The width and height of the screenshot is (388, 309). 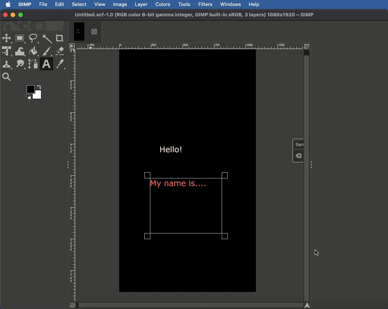 What do you see at coordinates (254, 5) in the screenshot?
I see `Help` at bounding box center [254, 5].